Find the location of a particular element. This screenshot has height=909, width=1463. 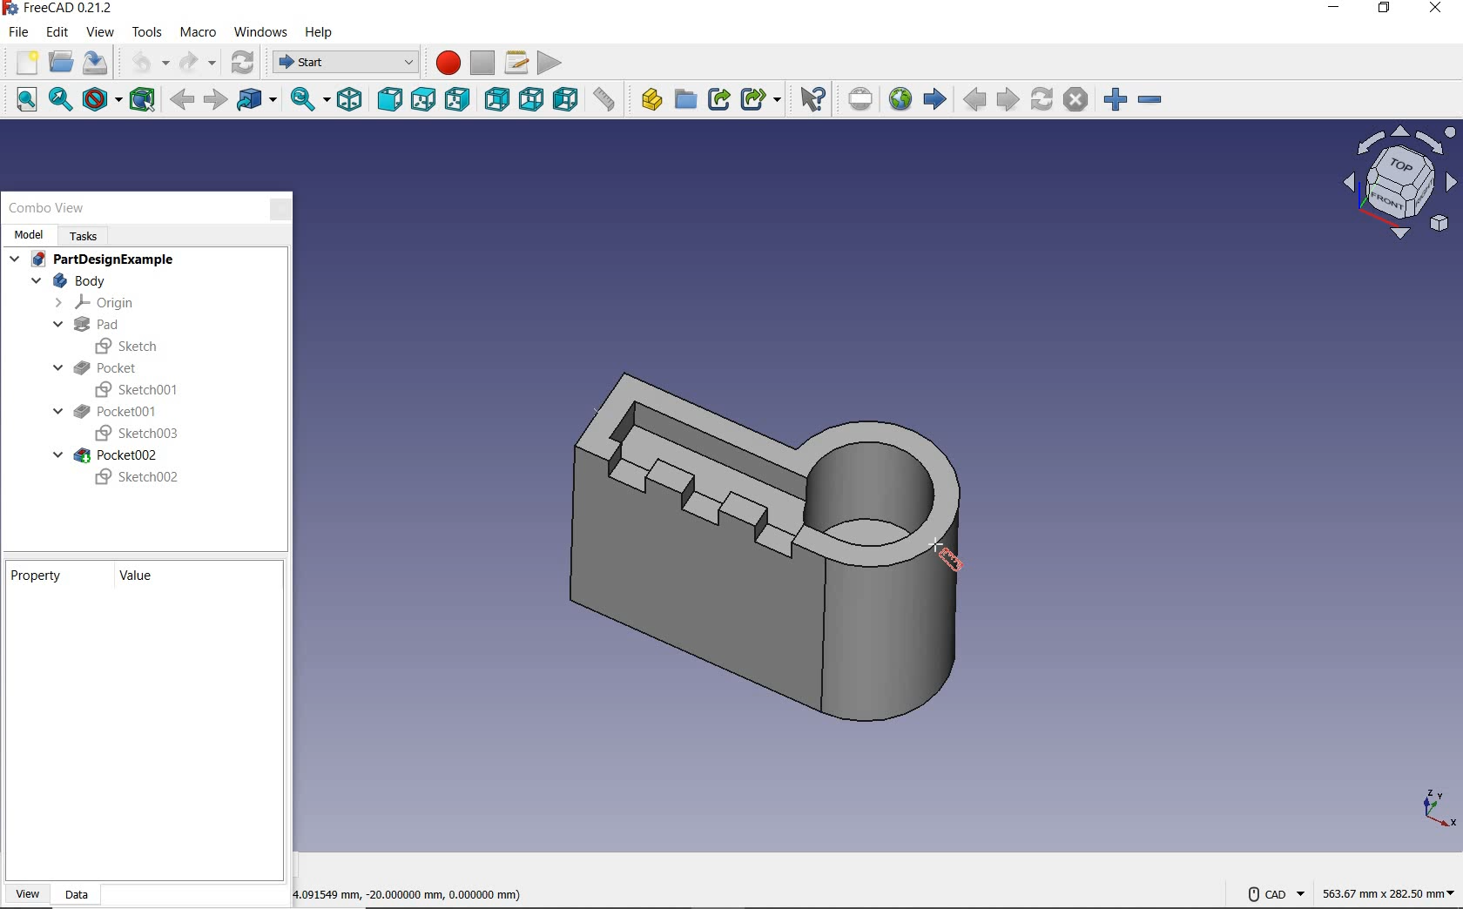

switch between workbenches is located at coordinates (342, 63).